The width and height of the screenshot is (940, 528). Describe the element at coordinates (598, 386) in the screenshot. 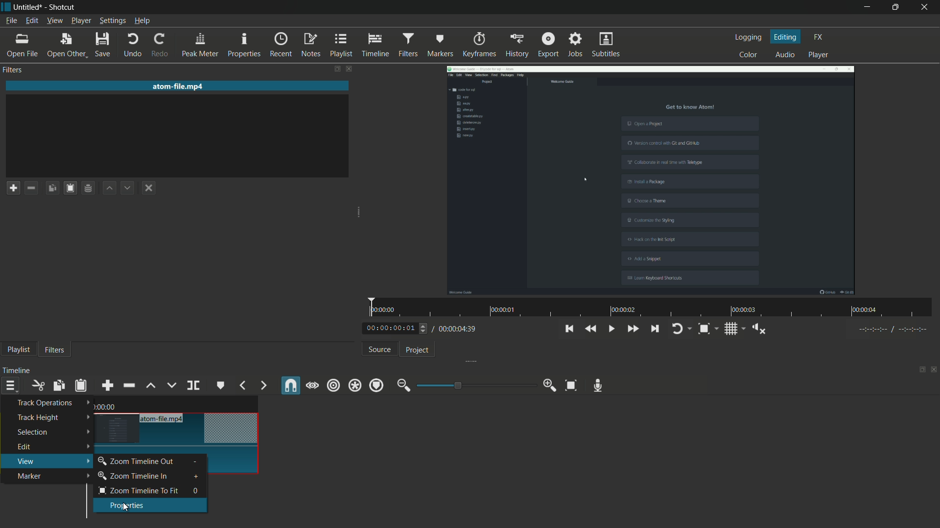

I see `record audio` at that location.